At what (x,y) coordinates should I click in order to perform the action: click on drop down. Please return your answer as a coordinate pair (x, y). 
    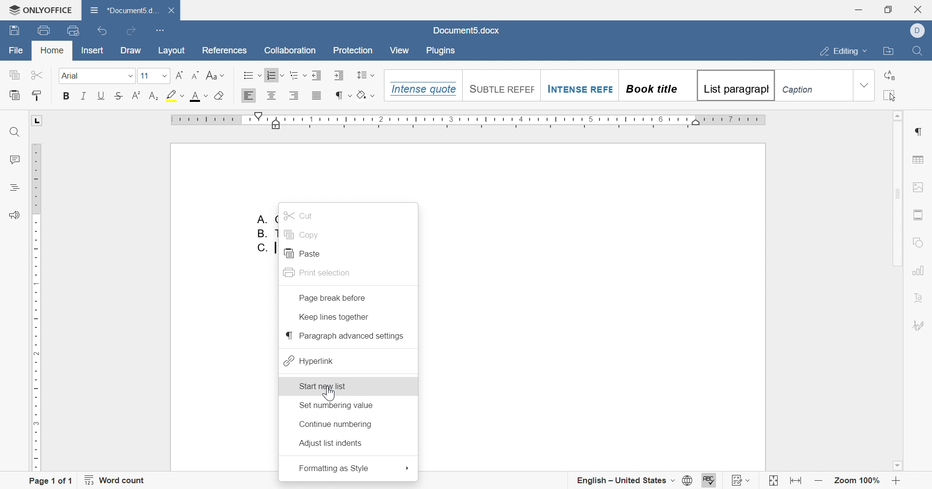
    Looking at the image, I should click on (130, 76).